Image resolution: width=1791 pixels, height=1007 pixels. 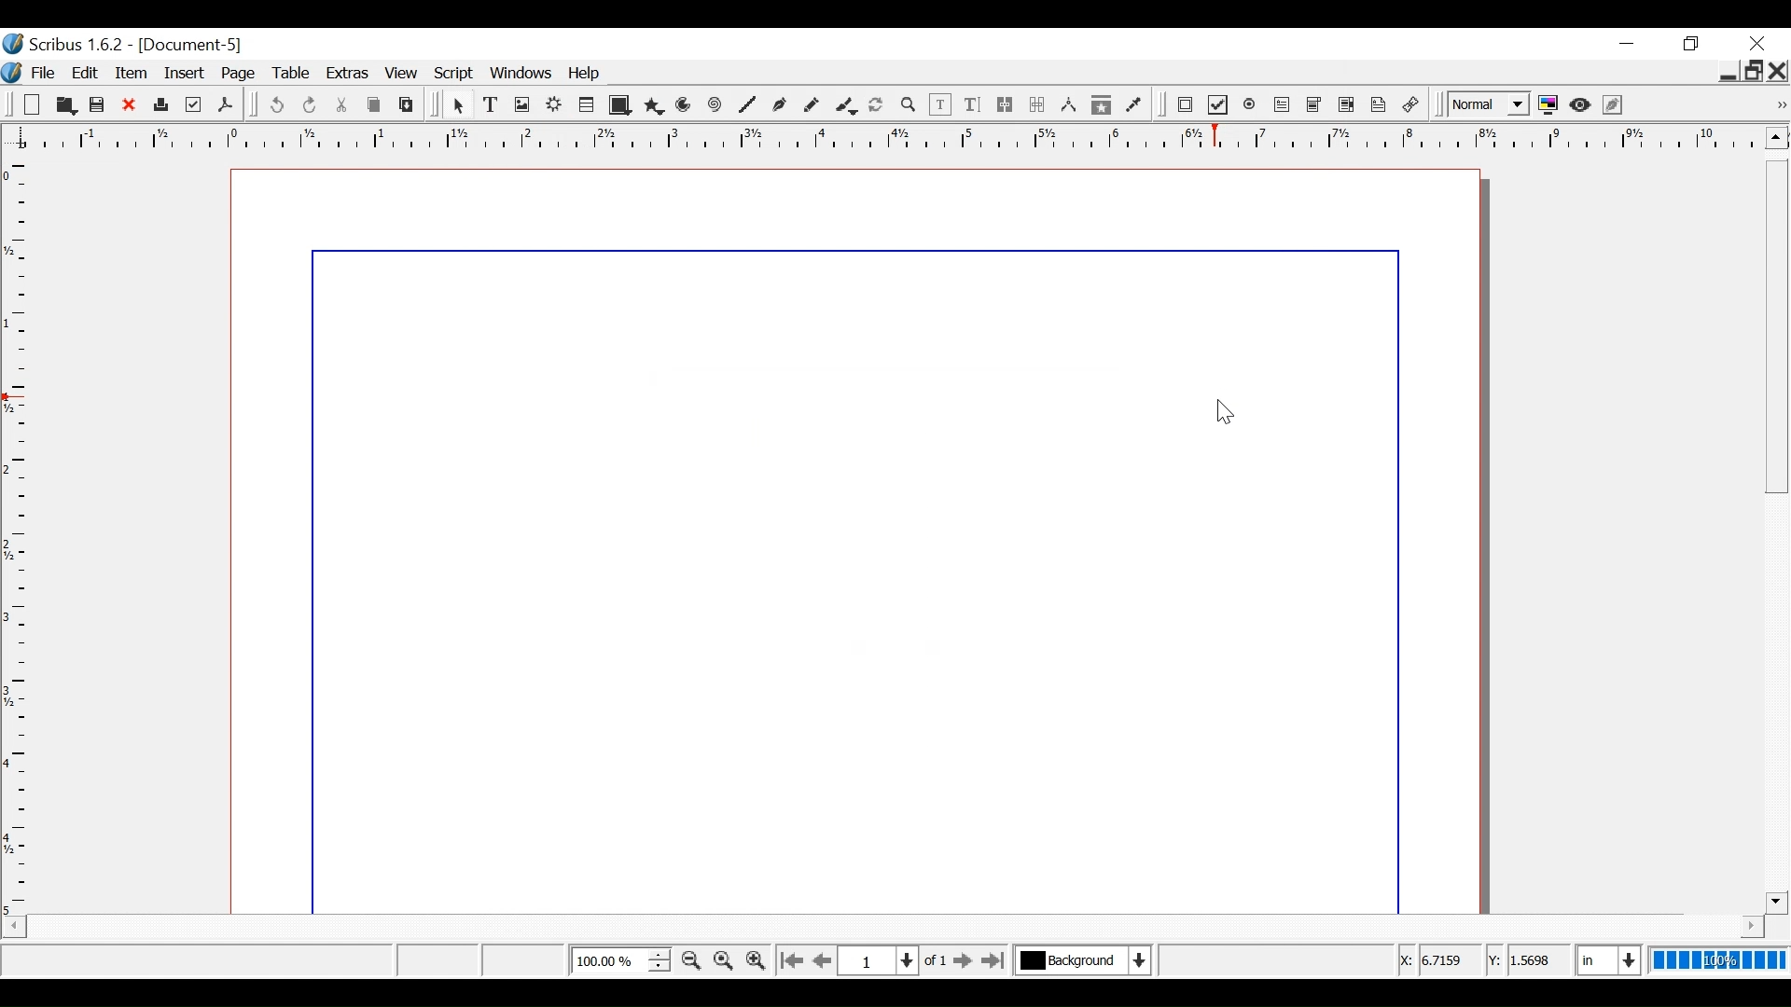 What do you see at coordinates (1776, 536) in the screenshot?
I see `Vertical Scroll bar` at bounding box center [1776, 536].